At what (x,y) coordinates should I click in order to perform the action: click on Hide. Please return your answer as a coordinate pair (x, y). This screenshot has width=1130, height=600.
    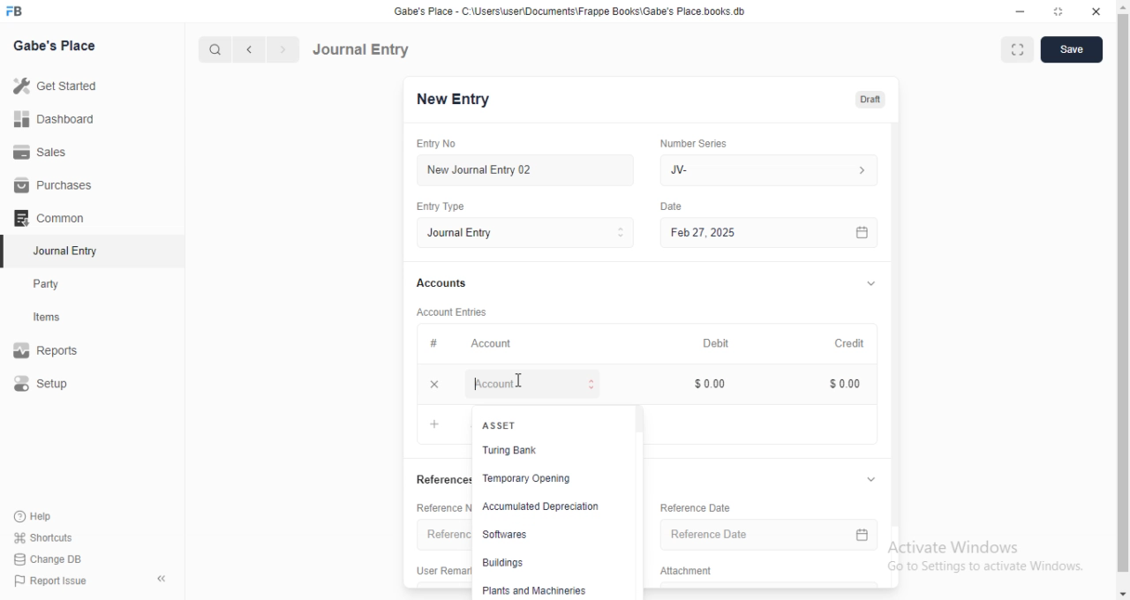
    Looking at the image, I should click on (874, 480).